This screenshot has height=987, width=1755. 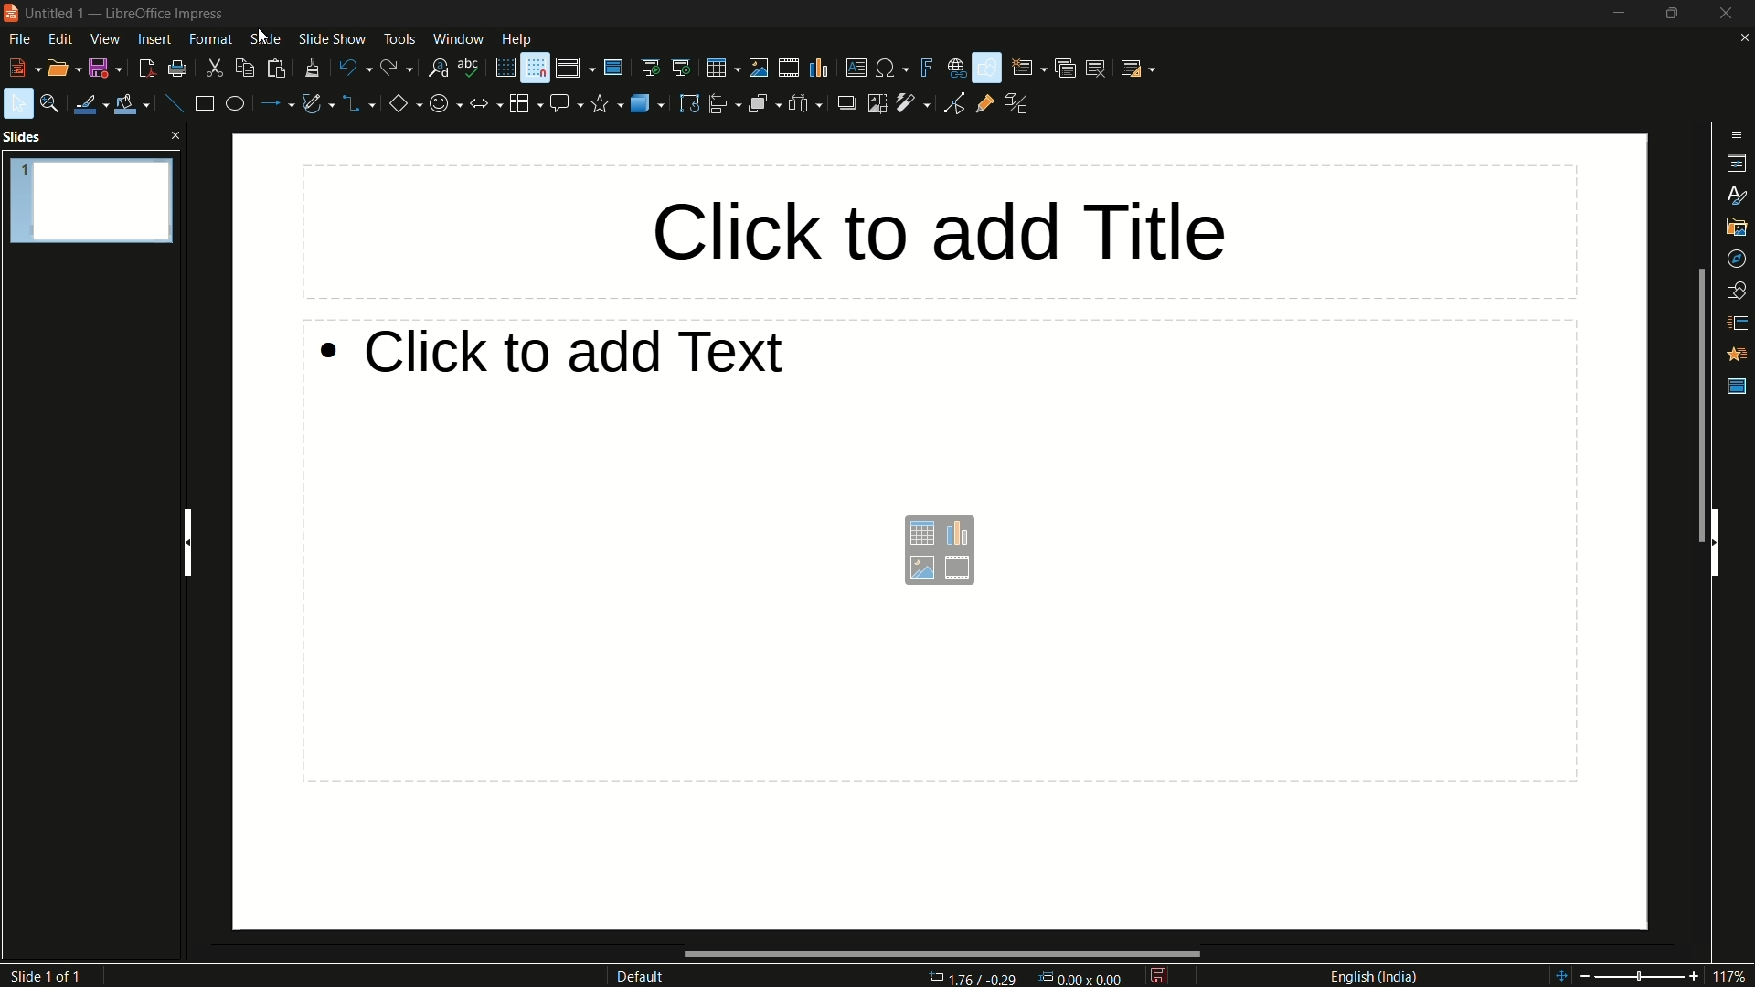 What do you see at coordinates (1079, 976) in the screenshot?
I see `width & height of selected object` at bounding box center [1079, 976].